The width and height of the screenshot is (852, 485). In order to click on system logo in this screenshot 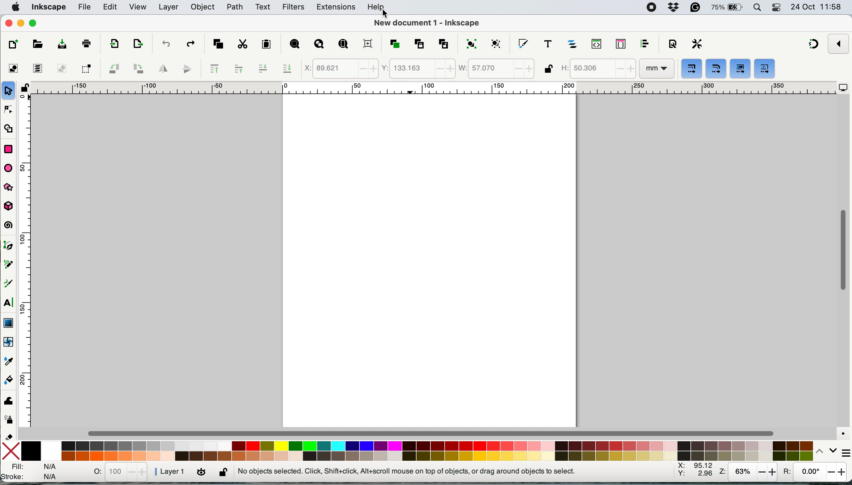, I will do `click(16, 8)`.